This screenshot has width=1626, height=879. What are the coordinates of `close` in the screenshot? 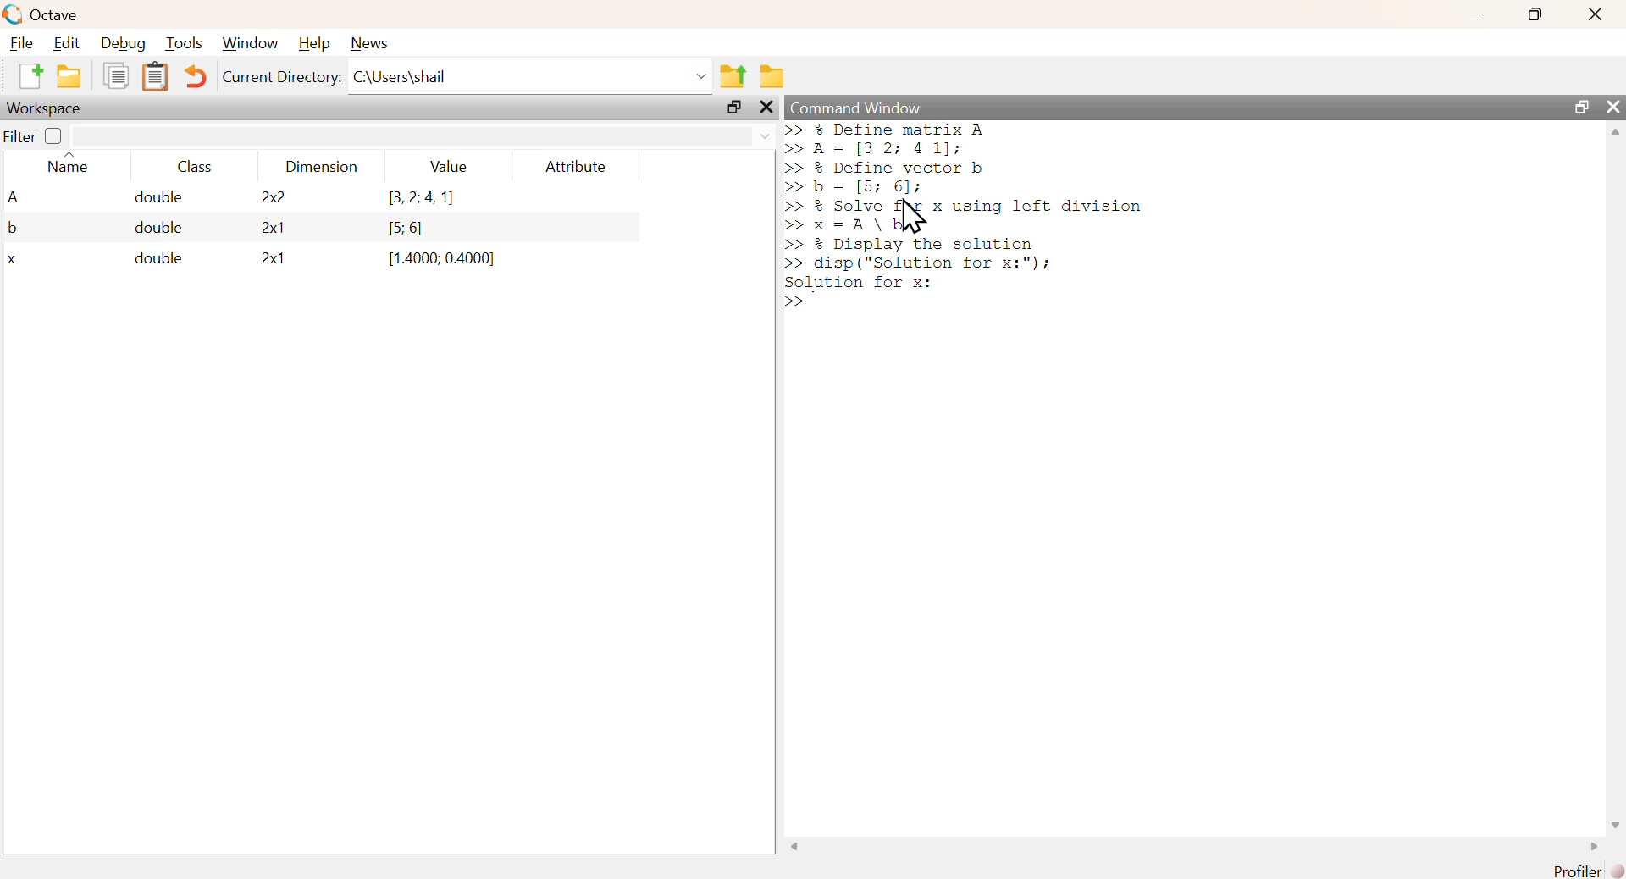 It's located at (1613, 106).